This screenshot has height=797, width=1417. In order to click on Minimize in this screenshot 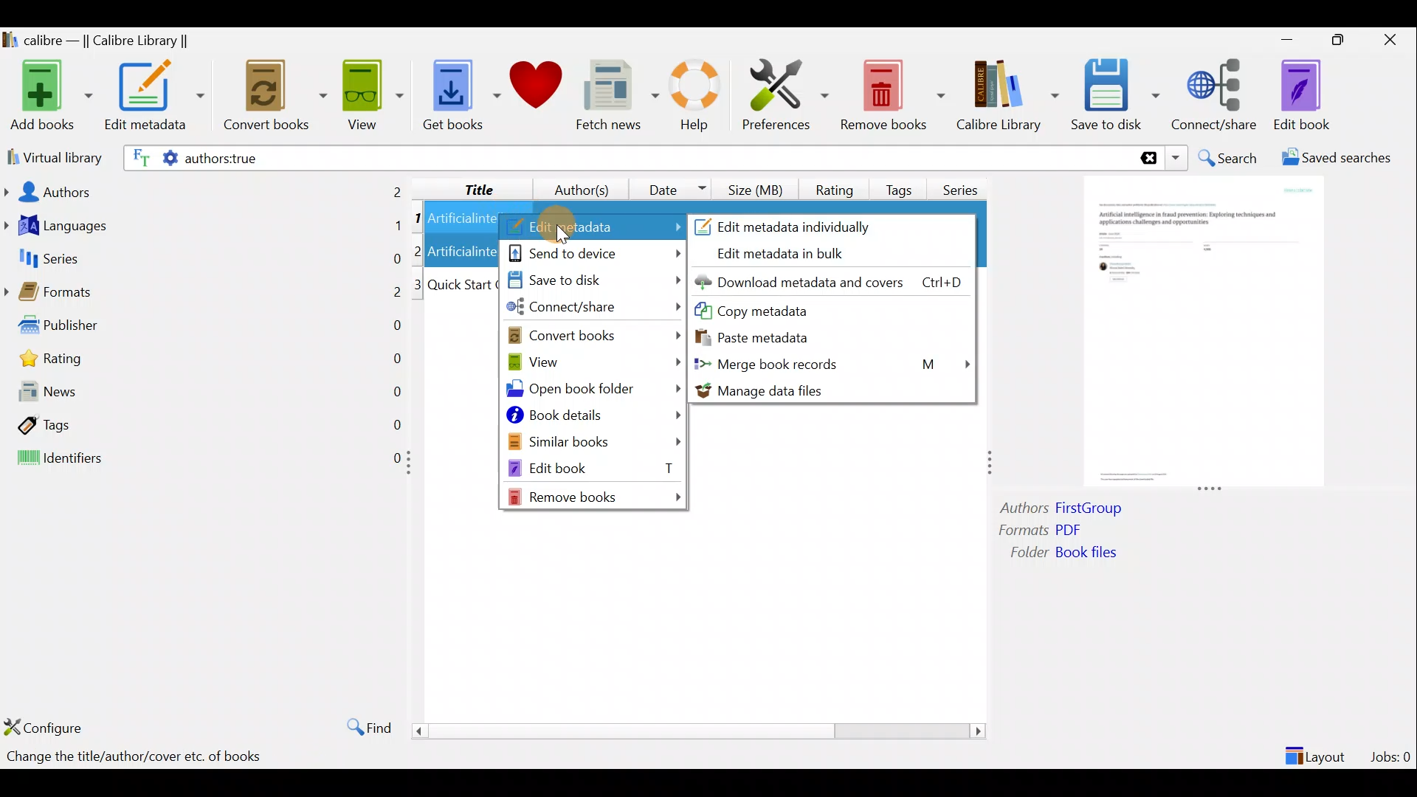, I will do `click(1287, 39)`.